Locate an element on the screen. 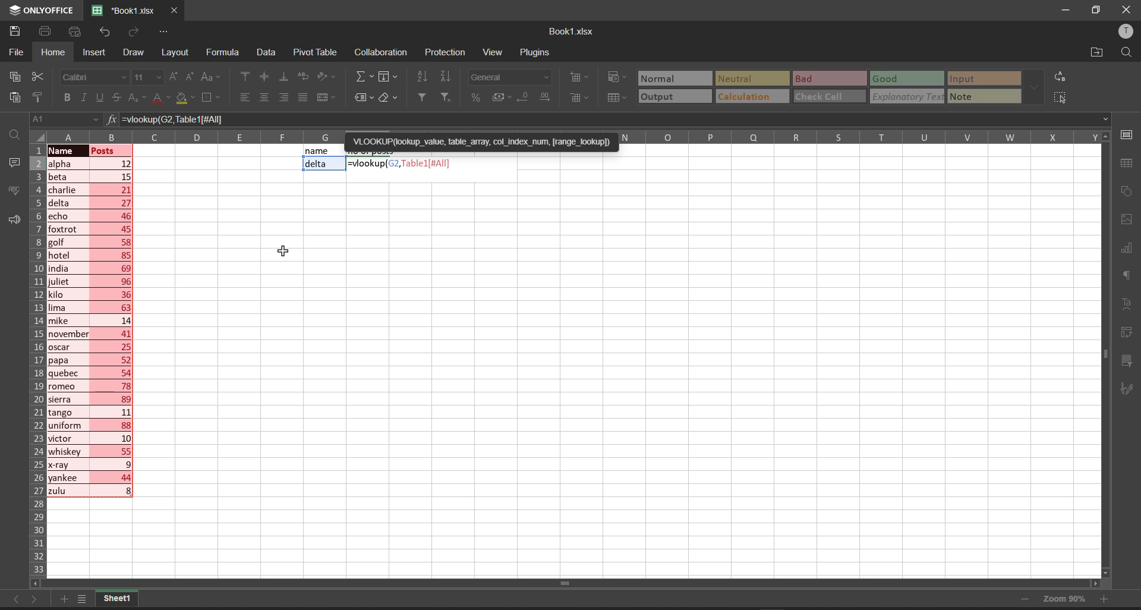 The height and width of the screenshot is (610, 1141). sort ascending is located at coordinates (423, 77).